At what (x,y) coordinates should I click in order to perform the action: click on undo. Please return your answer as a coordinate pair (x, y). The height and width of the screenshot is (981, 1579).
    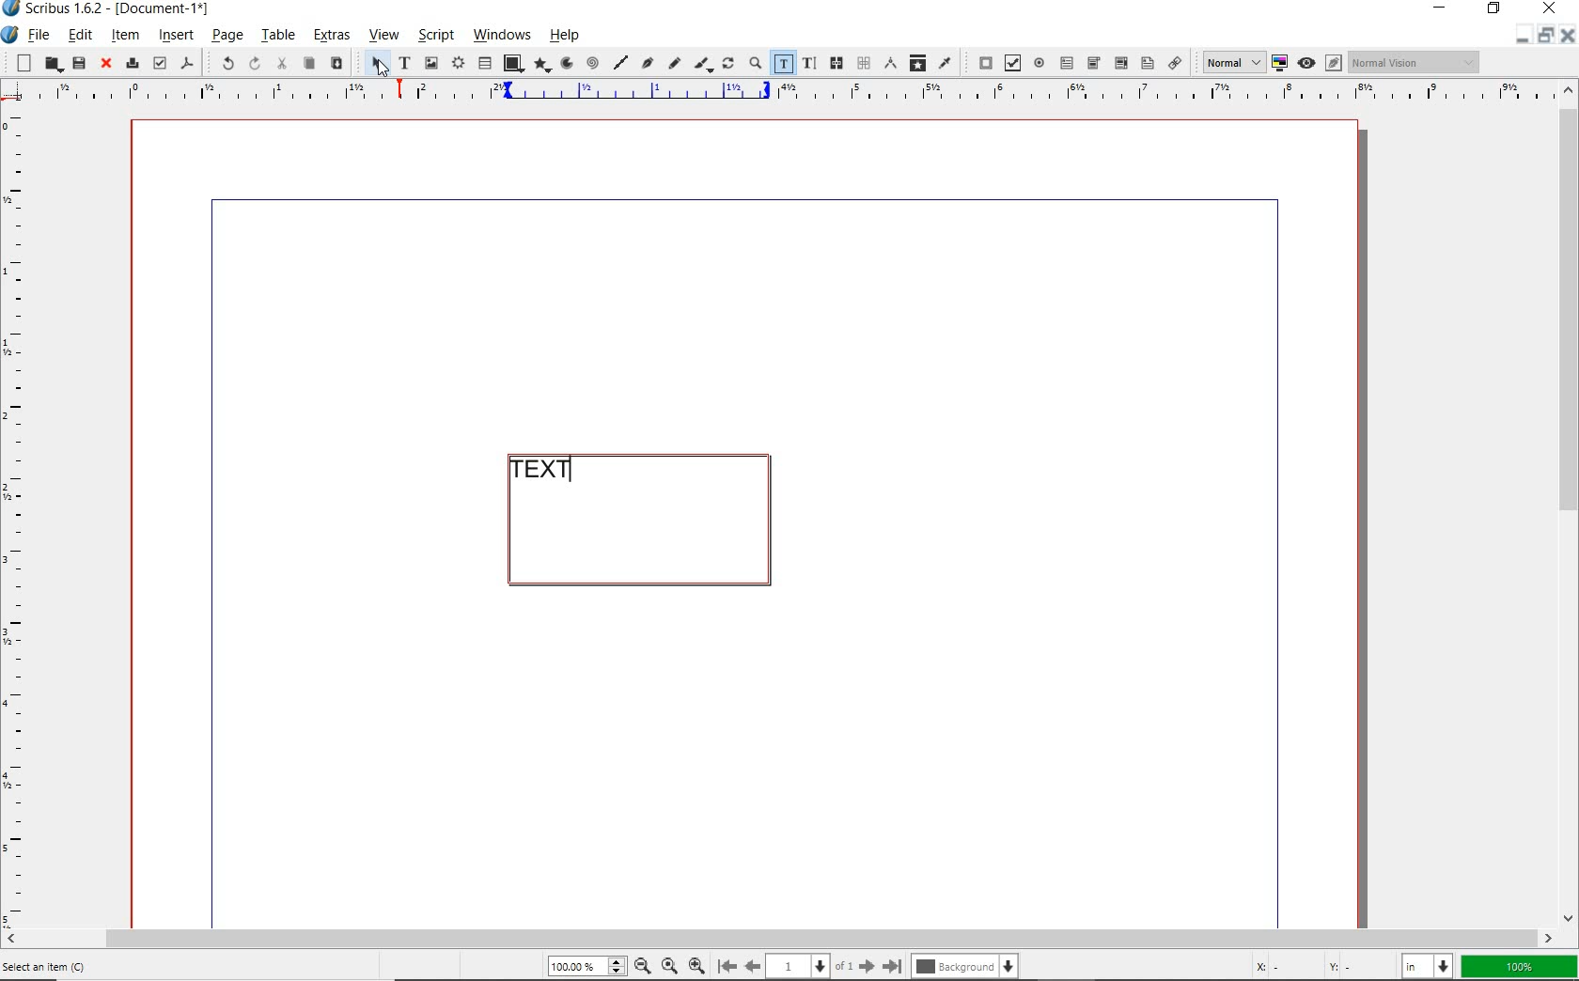
    Looking at the image, I should click on (222, 62).